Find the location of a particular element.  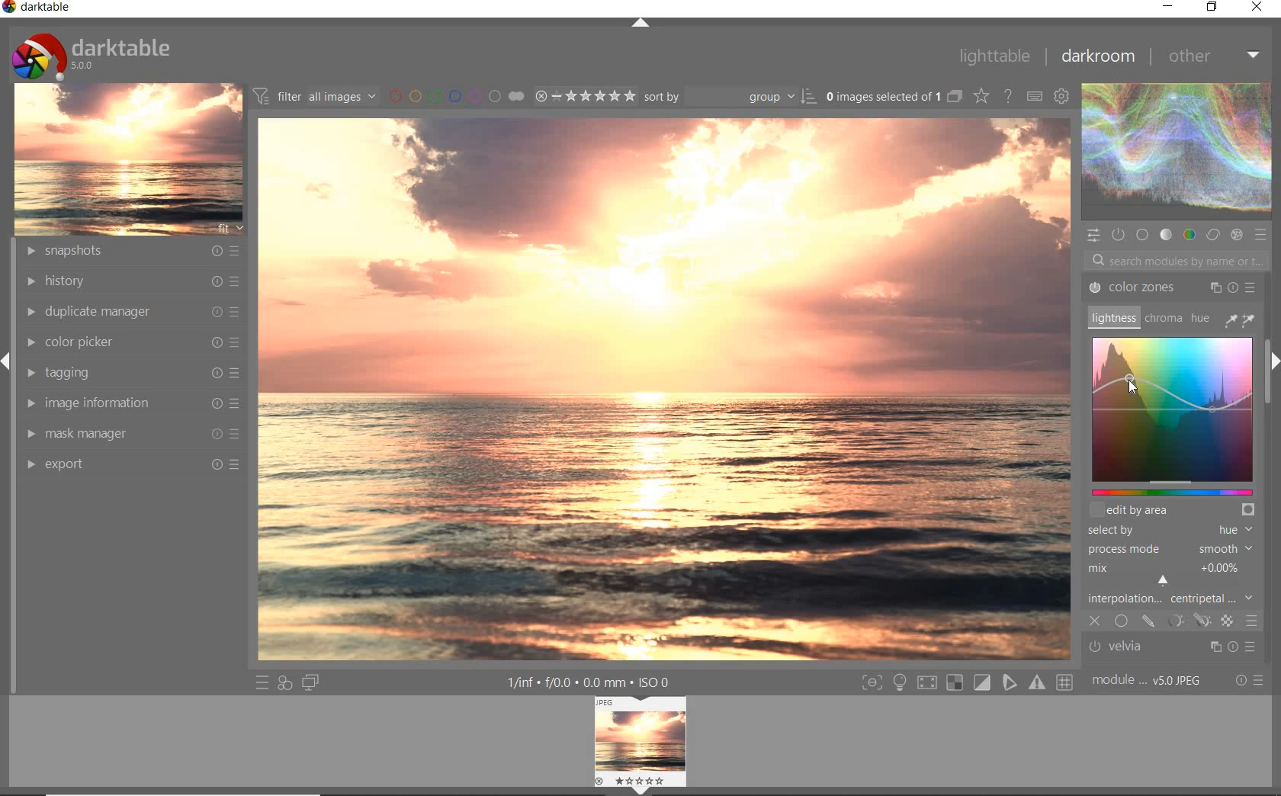

DISPLAY A SECOND DARKROOM IMAGE WINDOW is located at coordinates (310, 684).